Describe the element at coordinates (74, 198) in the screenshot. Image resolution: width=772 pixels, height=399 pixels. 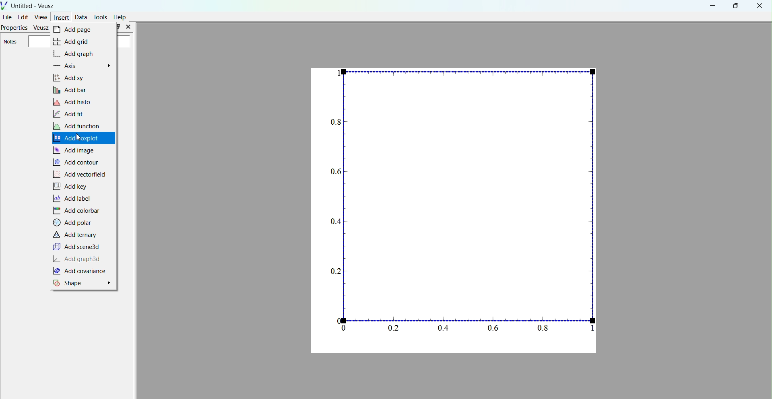
I see `Add label` at that location.